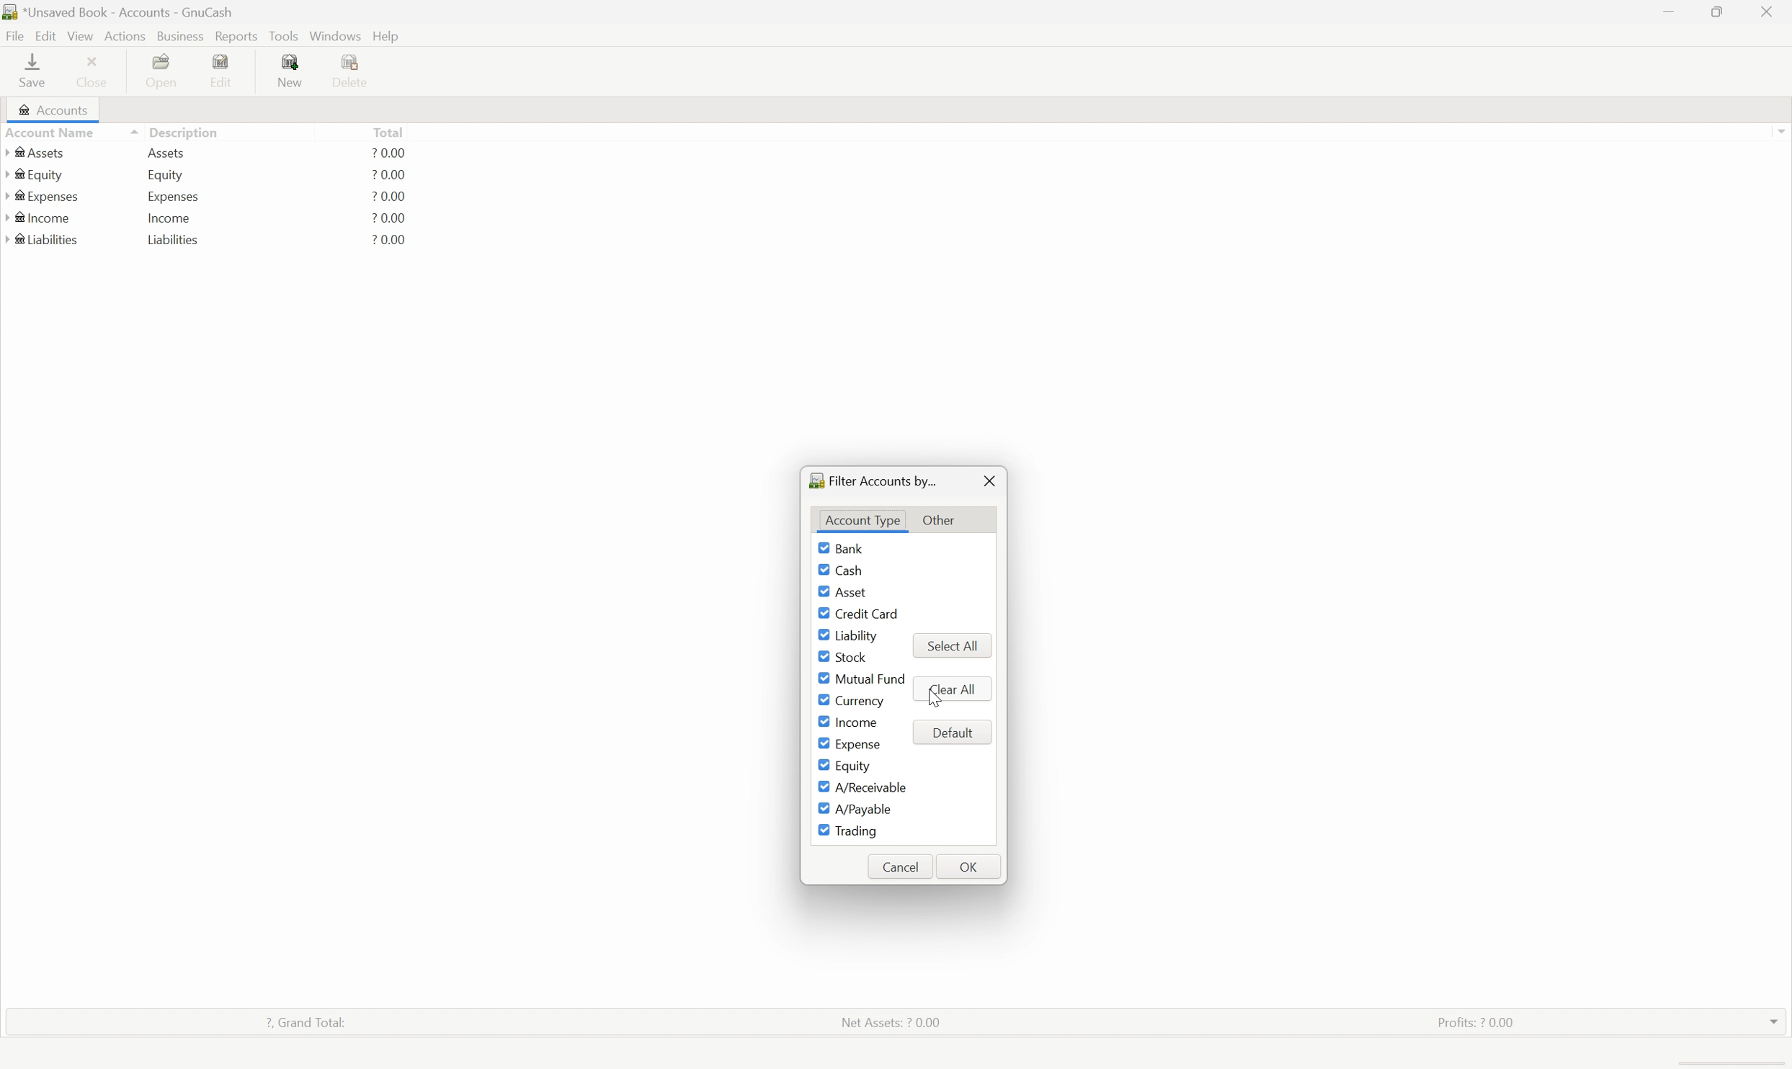 The image size is (1792, 1069). What do you see at coordinates (45, 35) in the screenshot?
I see `Edit` at bounding box center [45, 35].